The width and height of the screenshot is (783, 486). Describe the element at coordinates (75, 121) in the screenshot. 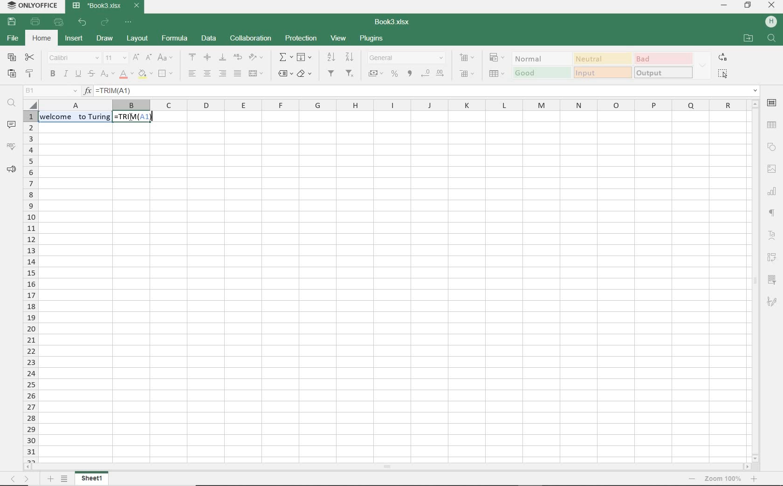

I see `text` at that location.